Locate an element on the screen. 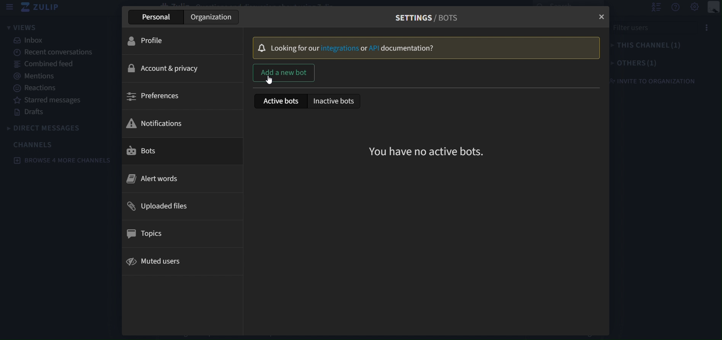 This screenshot has height=340, width=722. reactions is located at coordinates (56, 88).